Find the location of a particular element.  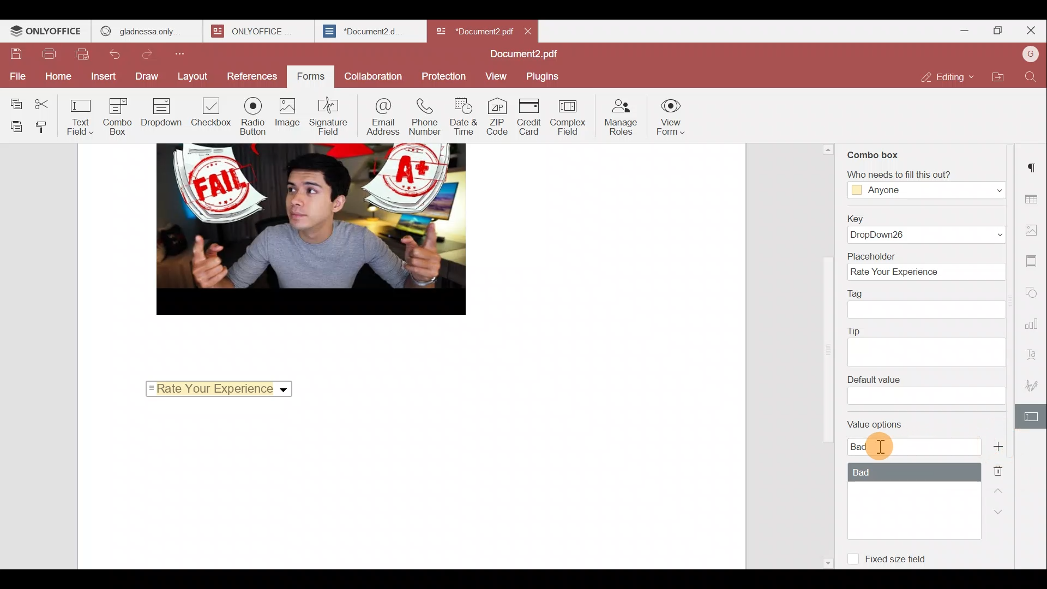

Rate your experience is located at coordinates (216, 388).